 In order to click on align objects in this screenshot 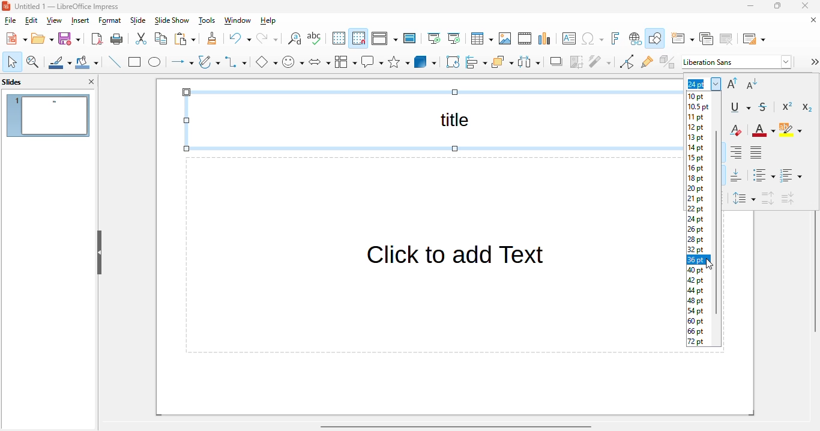, I will do `click(477, 61)`.